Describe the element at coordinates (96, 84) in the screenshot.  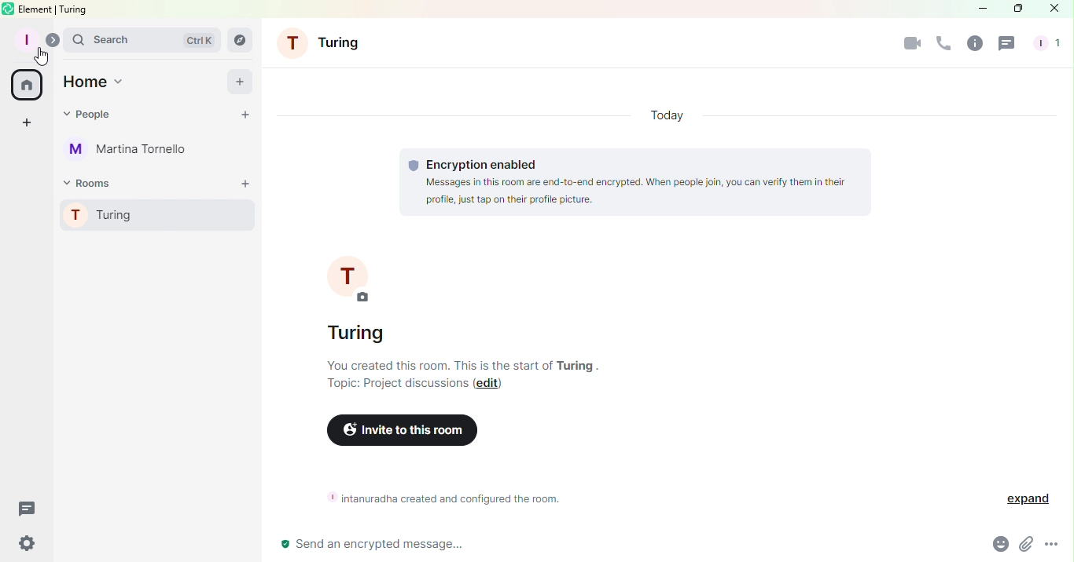
I see `Home` at that location.